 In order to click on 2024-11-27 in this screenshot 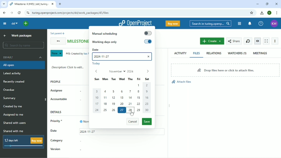, I will do `click(104, 57)`.